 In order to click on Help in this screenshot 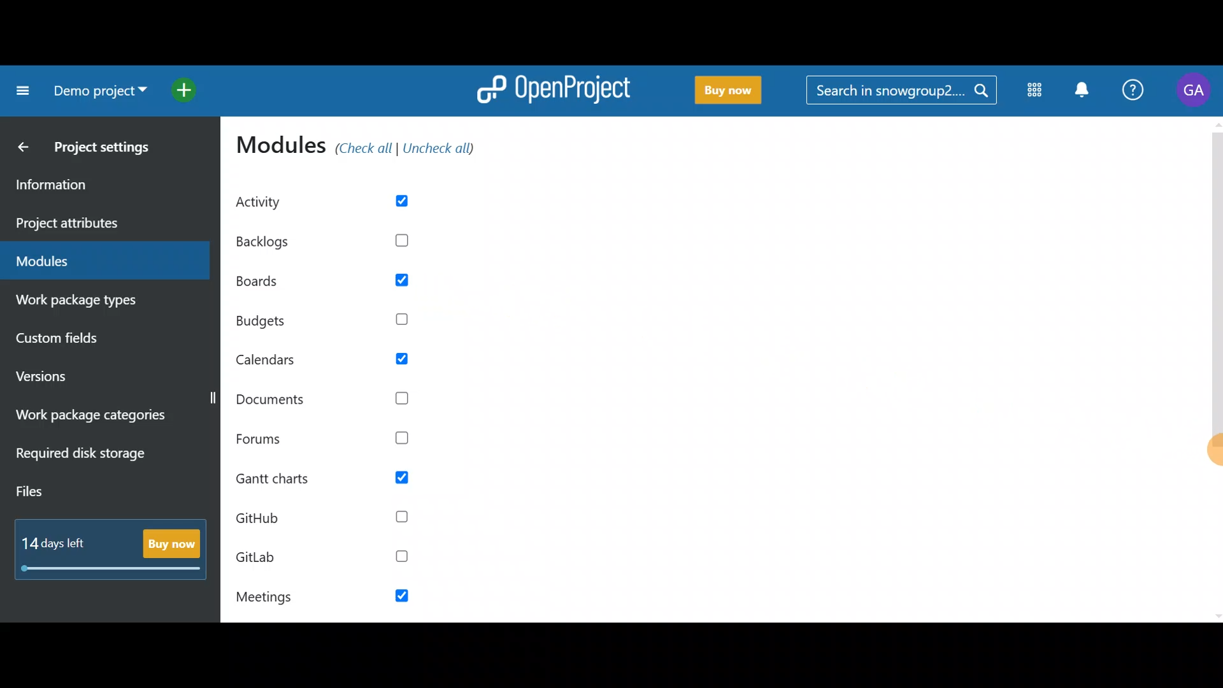, I will do `click(1131, 93)`.